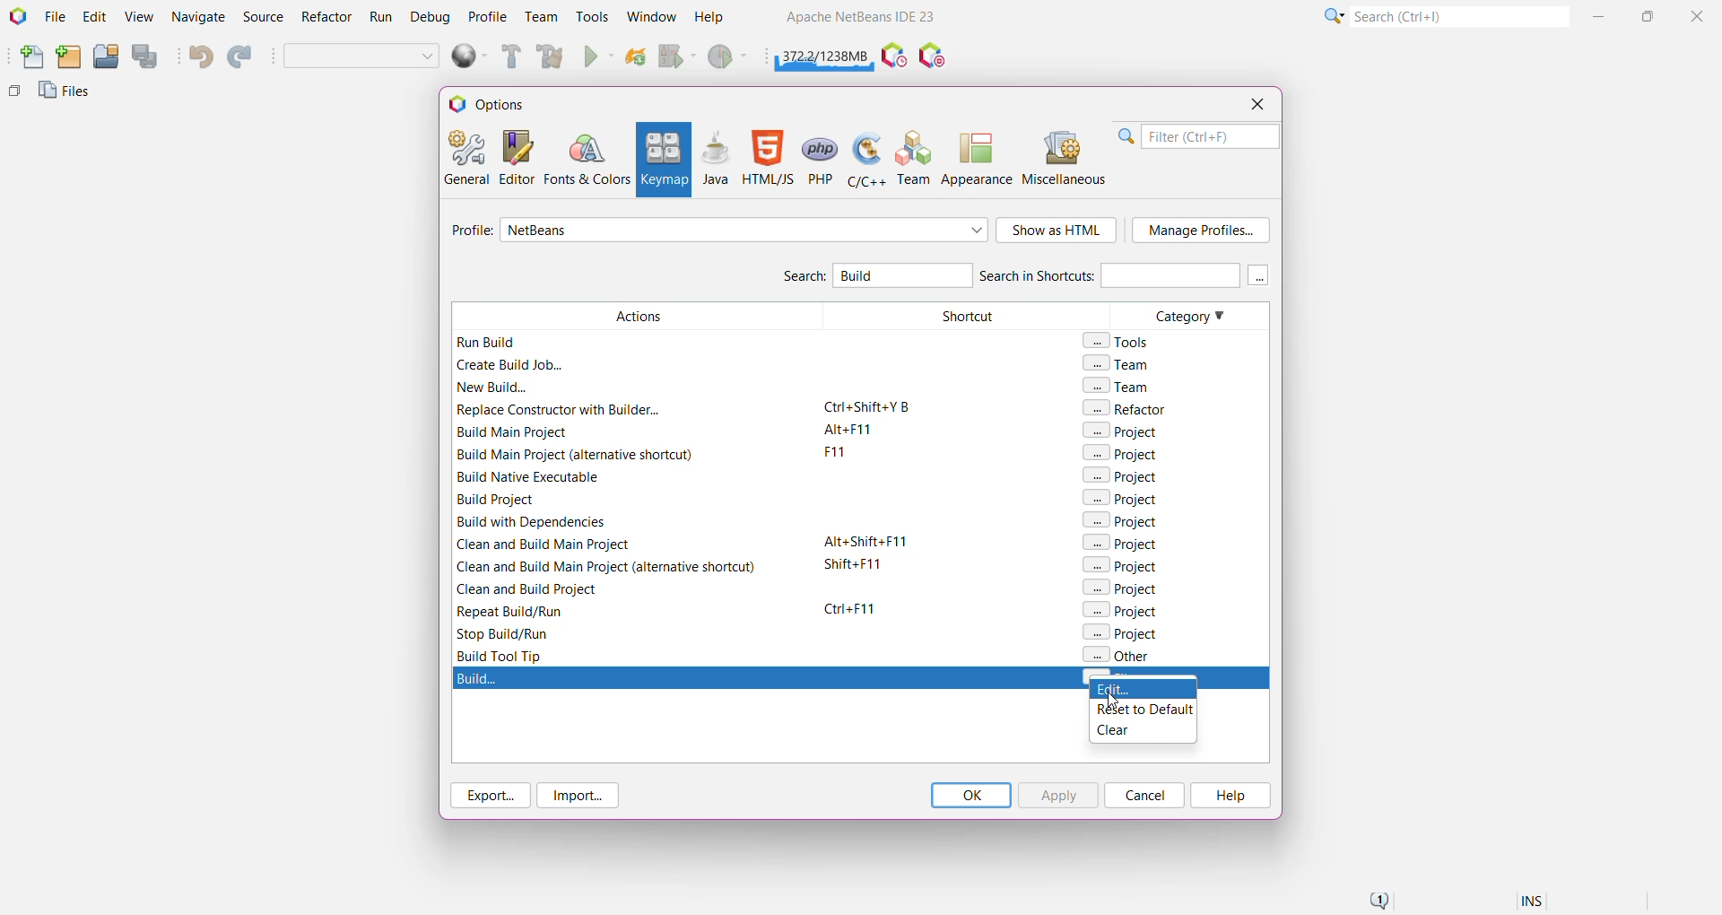 This screenshot has height=915, width=1722. I want to click on Undo, so click(199, 57).